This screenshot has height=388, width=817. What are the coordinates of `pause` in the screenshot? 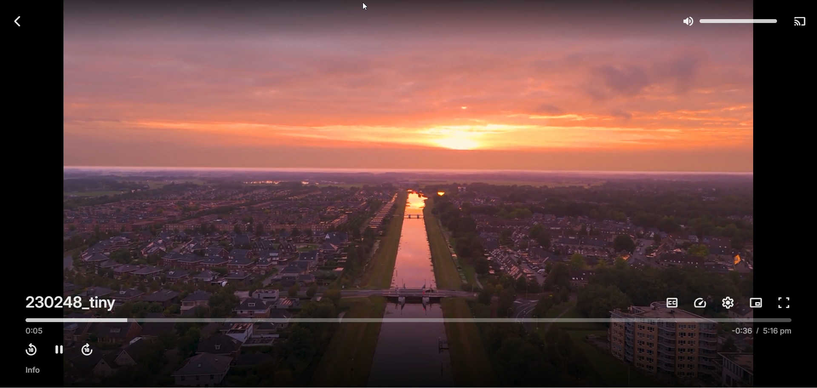 It's located at (60, 349).